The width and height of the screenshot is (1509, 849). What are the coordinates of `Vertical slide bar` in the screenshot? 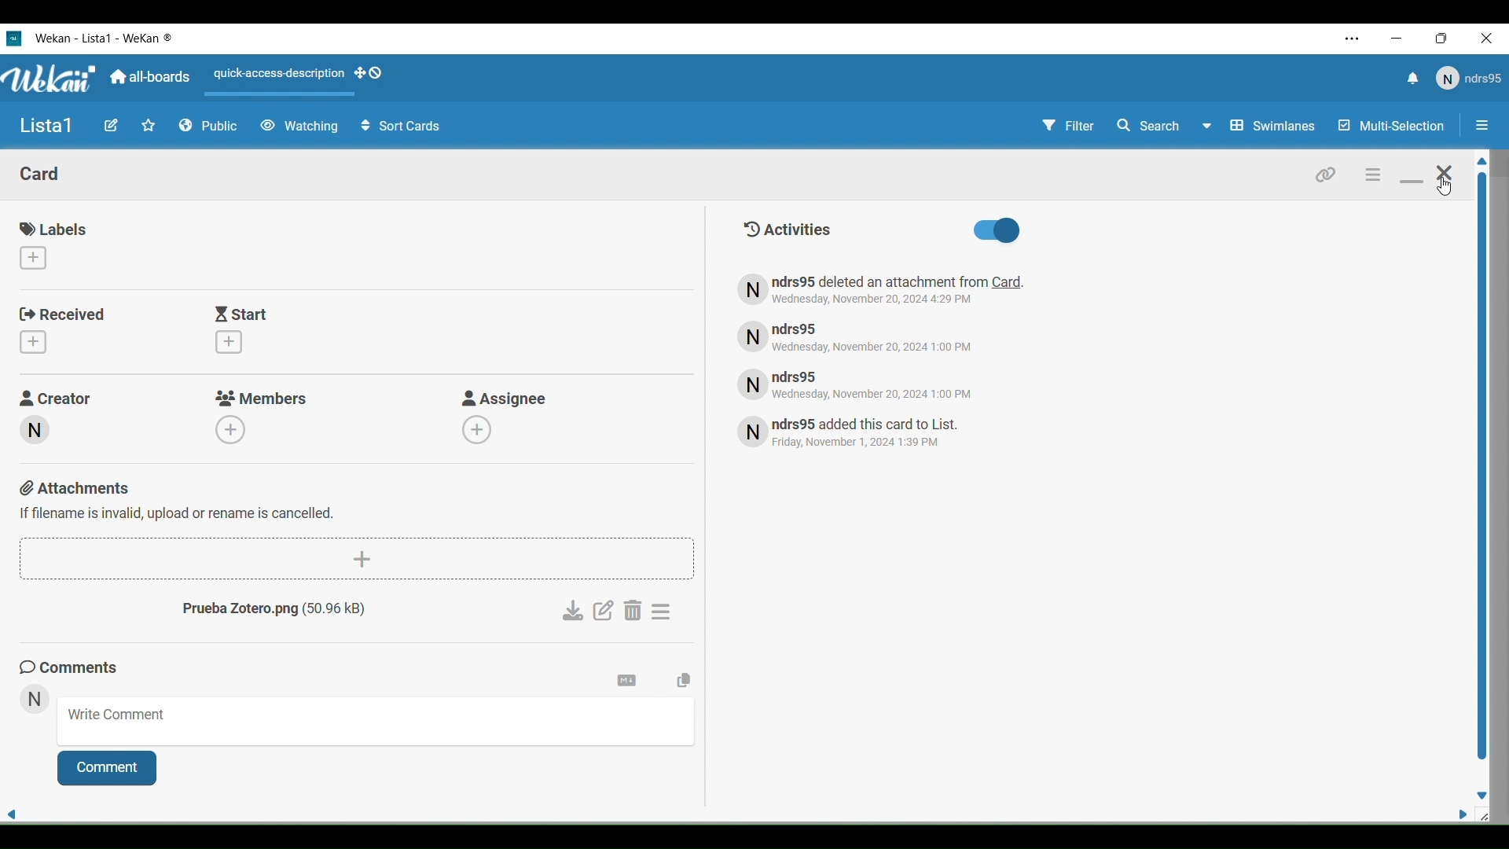 It's located at (1481, 459).